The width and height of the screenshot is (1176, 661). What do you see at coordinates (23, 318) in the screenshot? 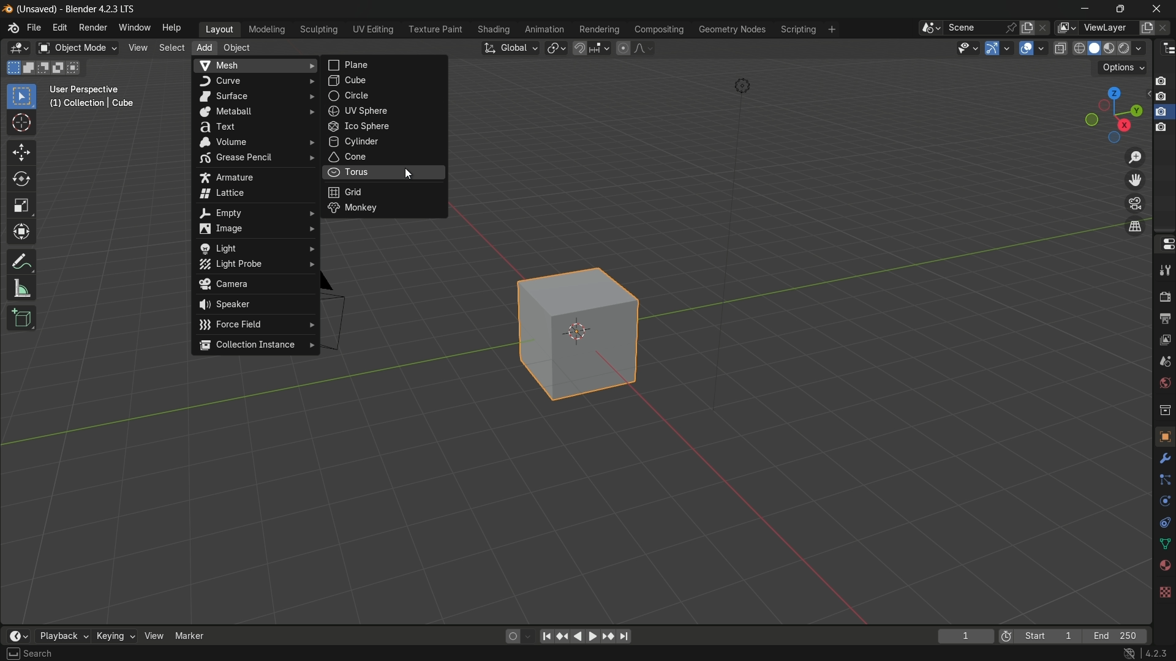
I see `add cube` at bounding box center [23, 318].